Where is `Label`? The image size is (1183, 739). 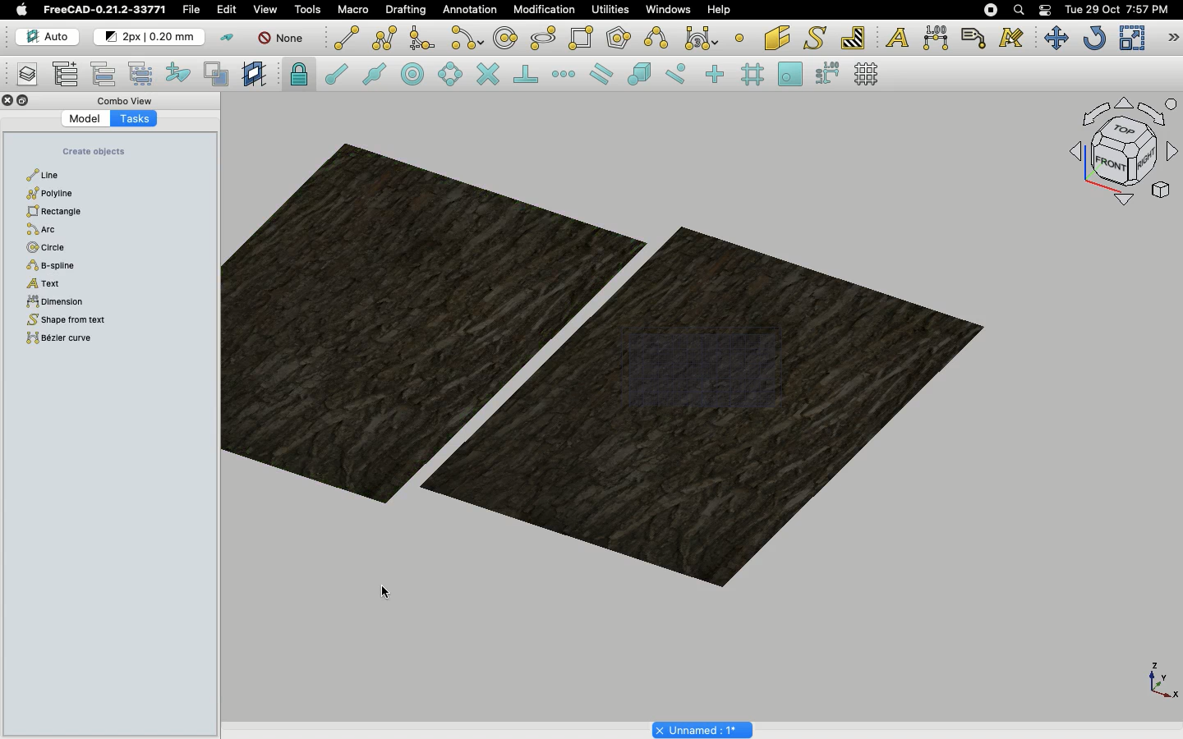 Label is located at coordinates (976, 38).